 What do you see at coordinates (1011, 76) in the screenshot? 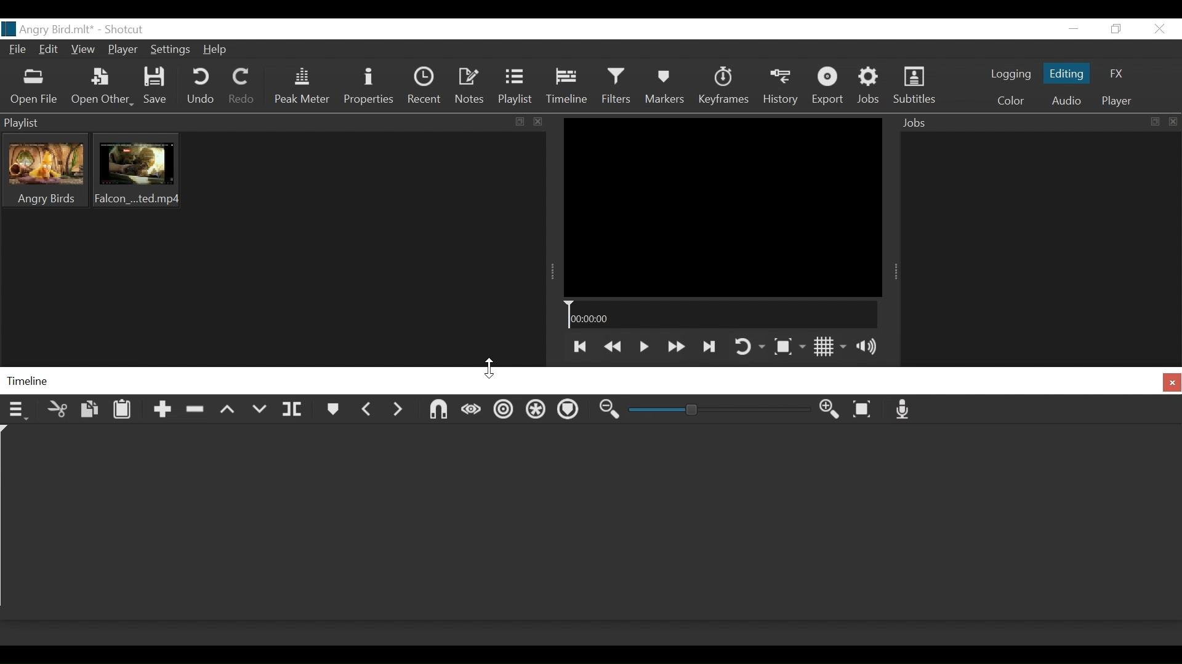
I see `logging` at bounding box center [1011, 76].